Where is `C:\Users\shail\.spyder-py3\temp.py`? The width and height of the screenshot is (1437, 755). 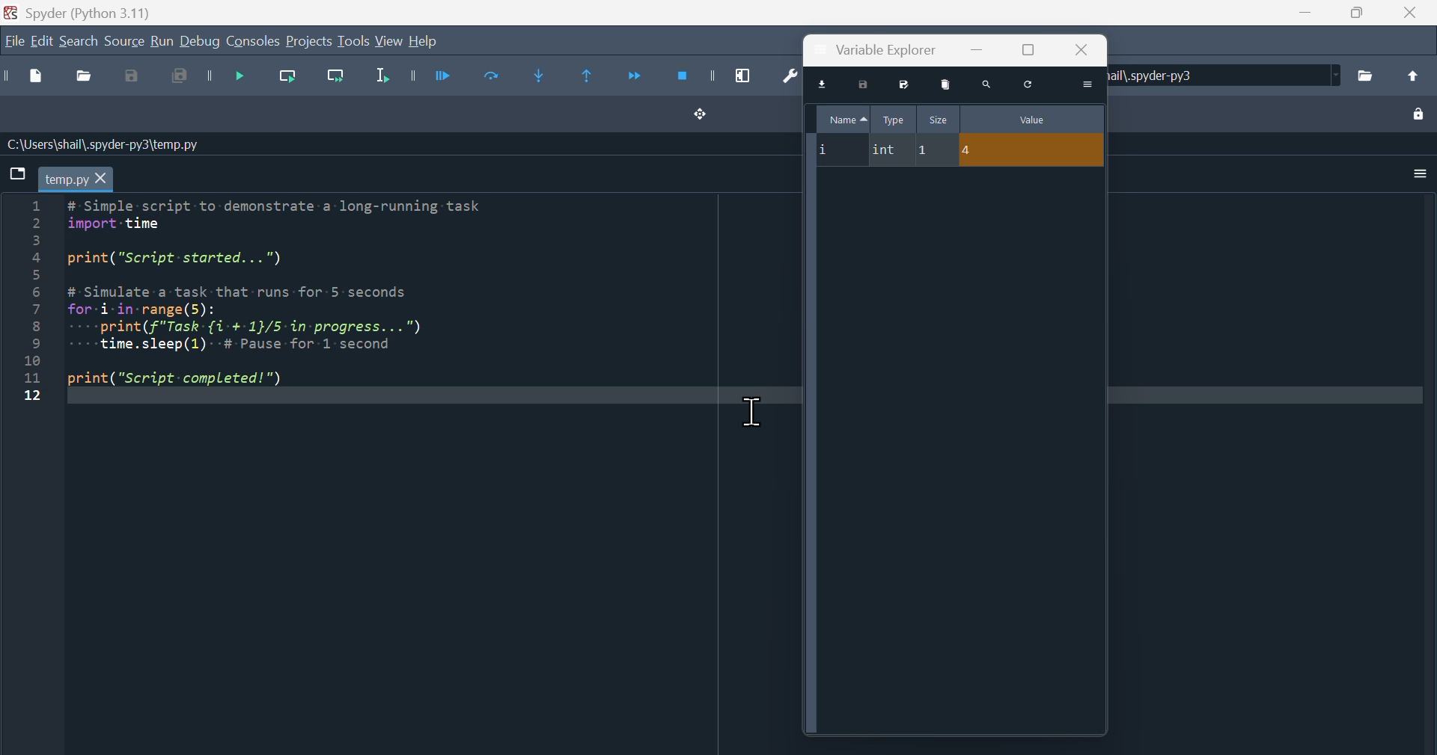 C:\Users\shail\.spyder-py3\temp.py is located at coordinates (105, 144).